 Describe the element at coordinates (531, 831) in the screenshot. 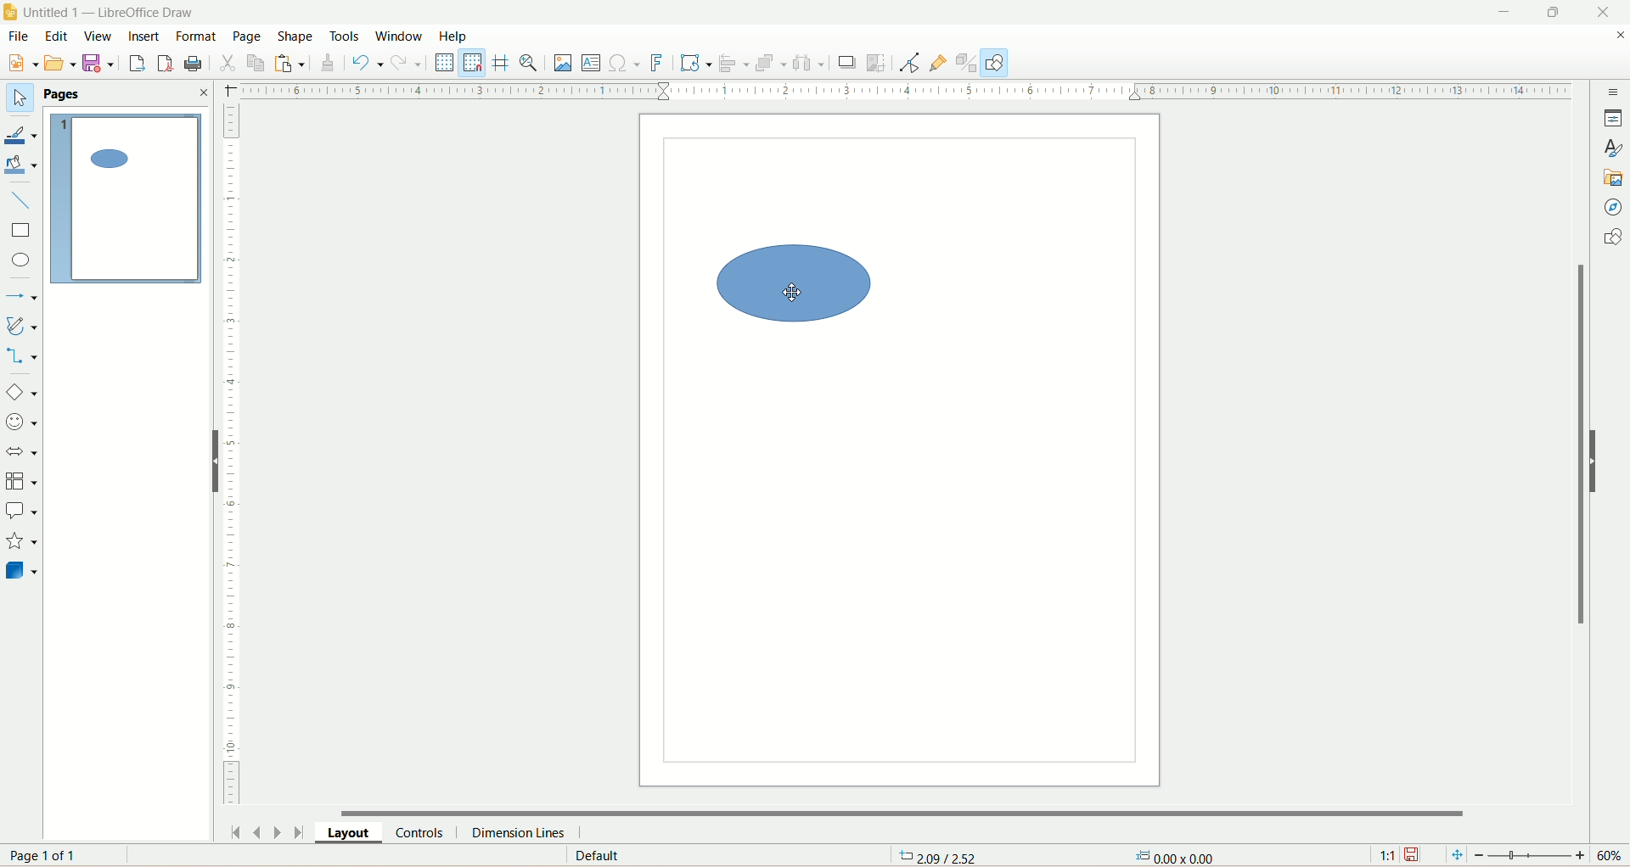

I see `dimension lines` at that location.